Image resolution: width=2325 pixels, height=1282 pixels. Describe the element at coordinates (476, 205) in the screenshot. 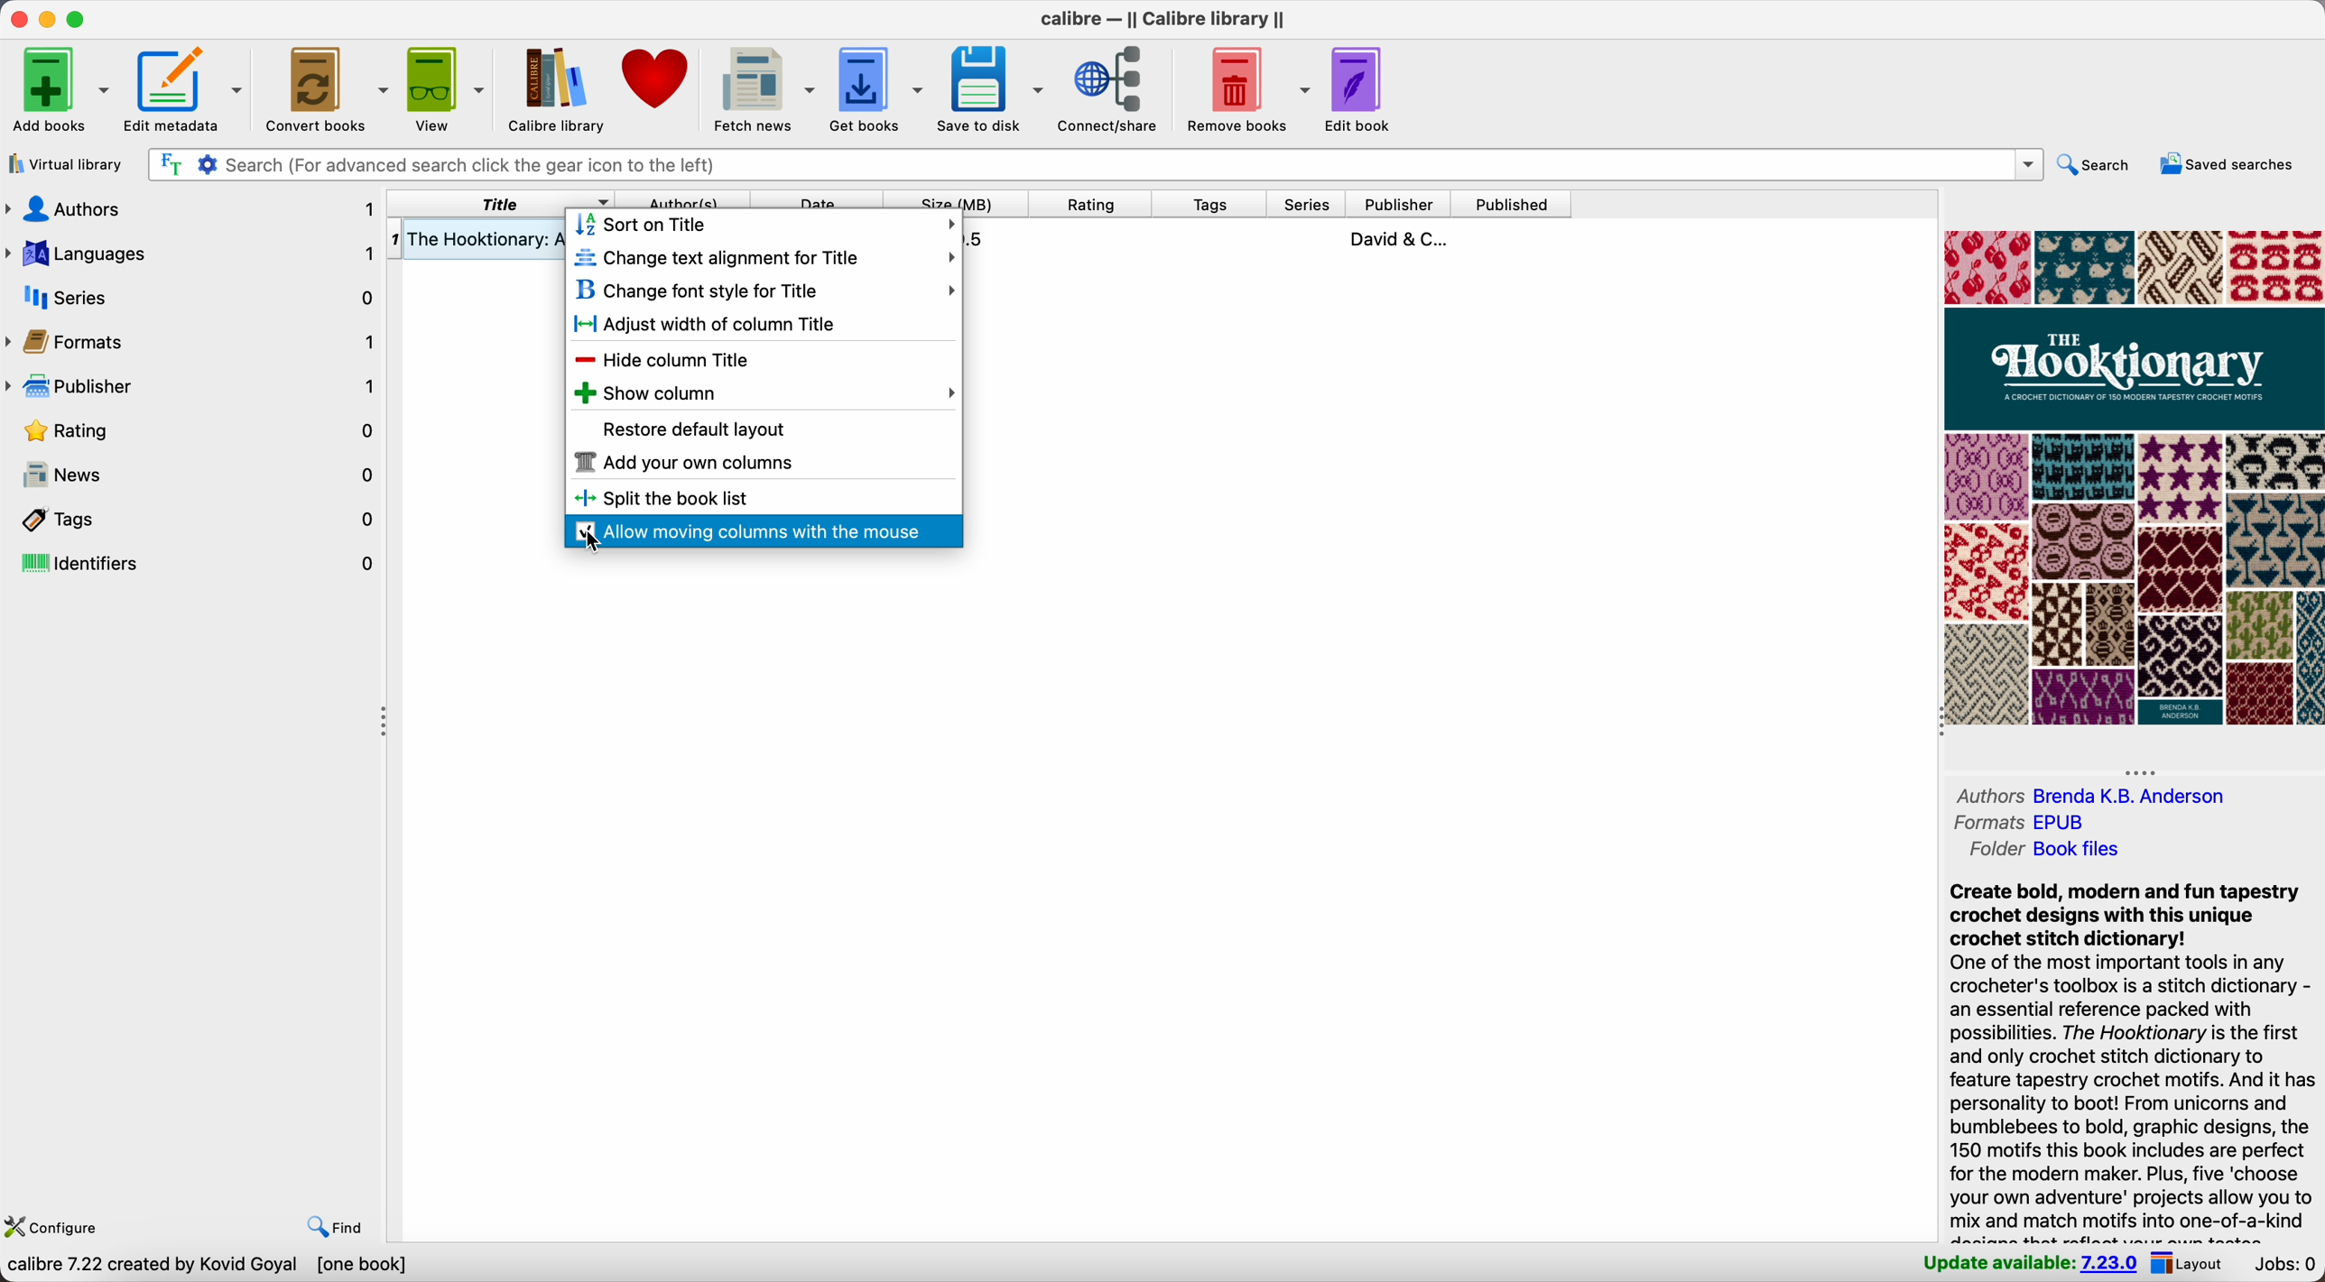

I see `right click on title` at that location.